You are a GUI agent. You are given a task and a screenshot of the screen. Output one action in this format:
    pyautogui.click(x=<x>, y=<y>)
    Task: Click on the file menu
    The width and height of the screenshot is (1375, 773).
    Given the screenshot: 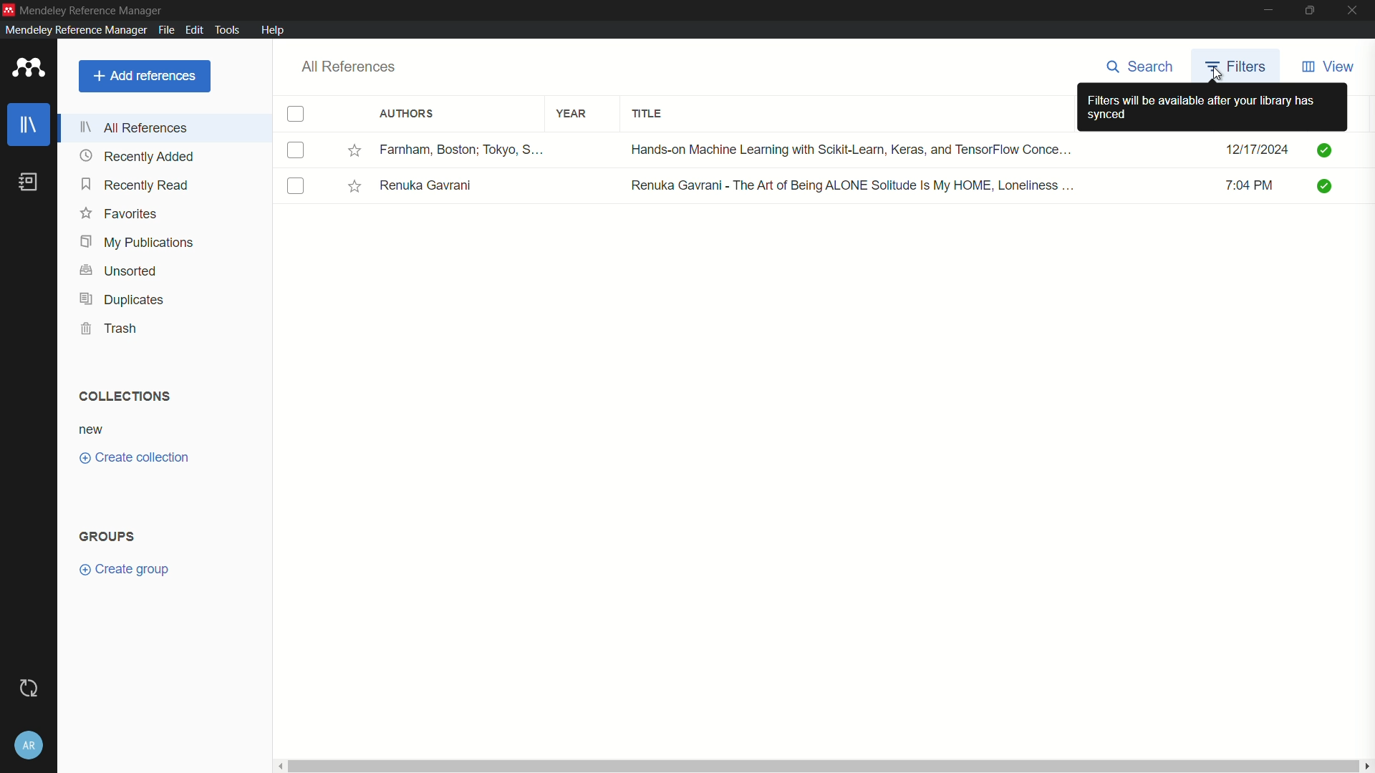 What is the action you would take?
    pyautogui.click(x=166, y=30)
    